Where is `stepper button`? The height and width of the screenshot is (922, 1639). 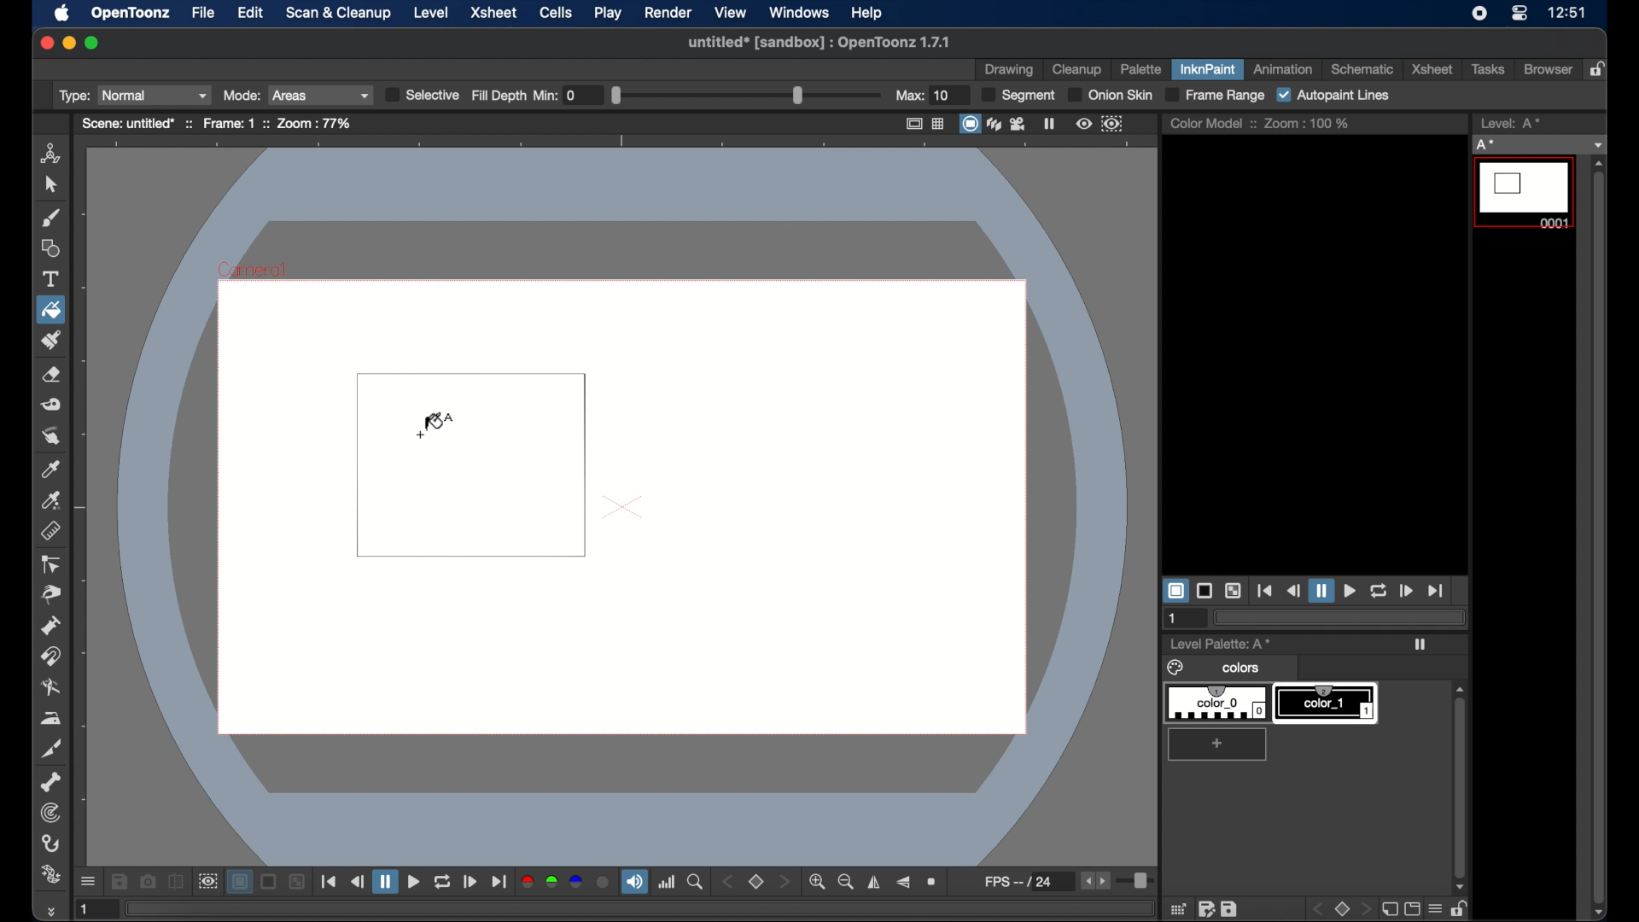
stepper button is located at coordinates (784, 881).